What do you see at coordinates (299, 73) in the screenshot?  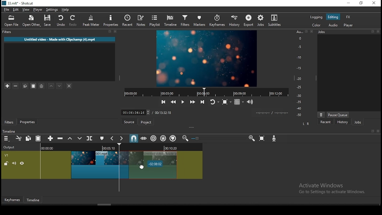 I see `audio bar` at bounding box center [299, 73].